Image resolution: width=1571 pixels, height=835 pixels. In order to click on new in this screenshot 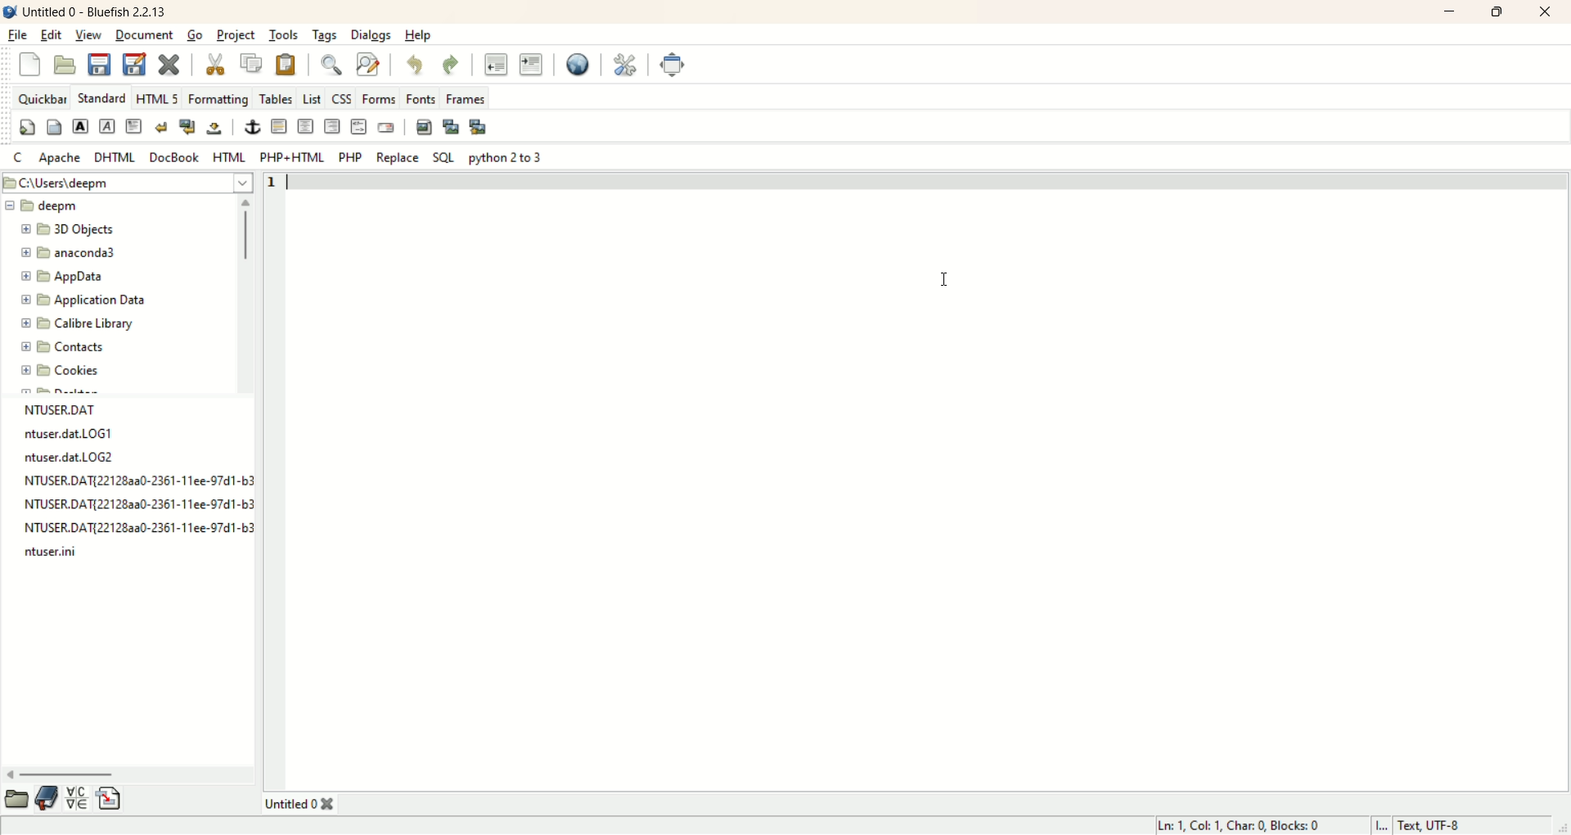, I will do `click(30, 65)`.